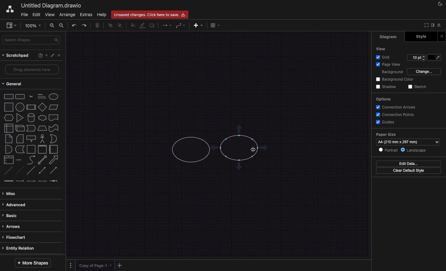 This screenshot has height=271, width=446. What do you see at coordinates (190, 149) in the screenshot?
I see `circle` at bounding box center [190, 149].